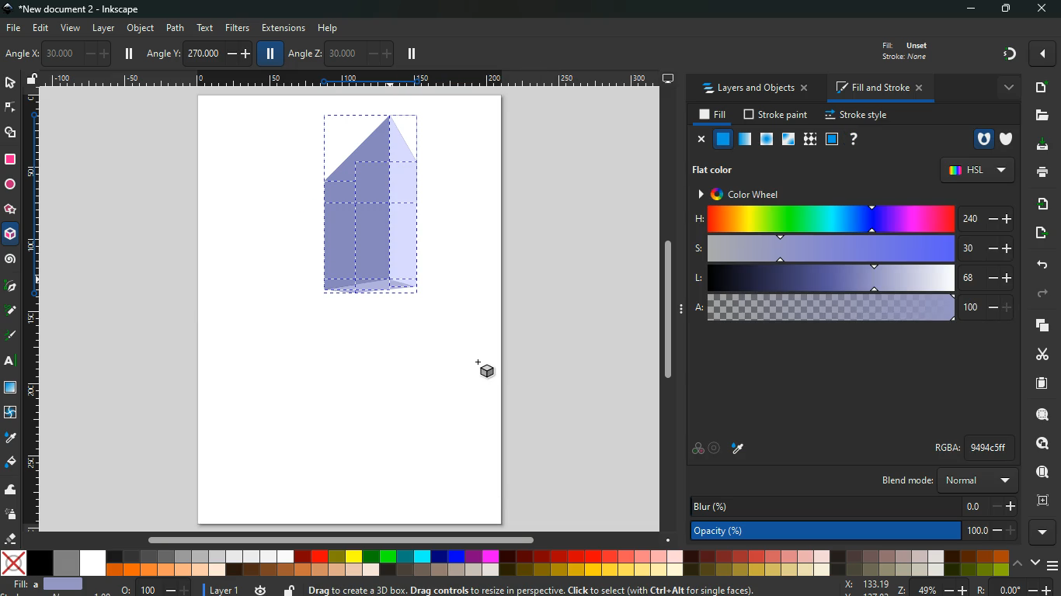 The width and height of the screenshot is (1061, 596). I want to click on Spiral, so click(12, 260).